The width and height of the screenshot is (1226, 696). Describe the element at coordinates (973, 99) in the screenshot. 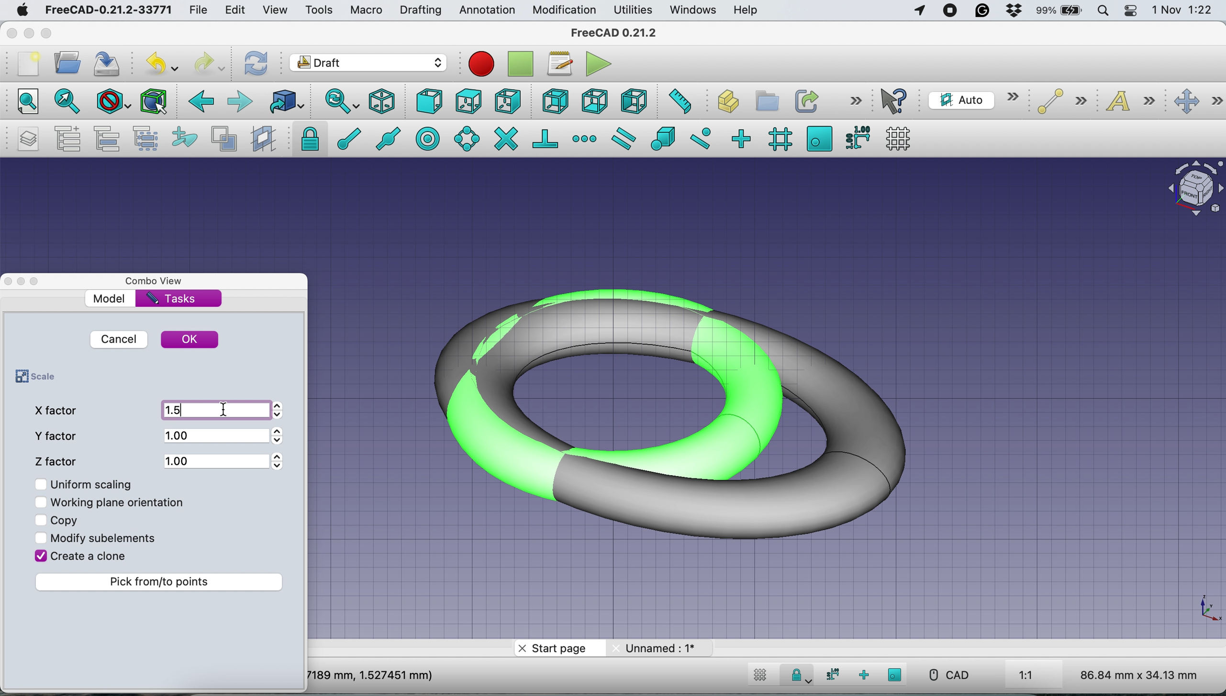

I see `current working plane` at that location.